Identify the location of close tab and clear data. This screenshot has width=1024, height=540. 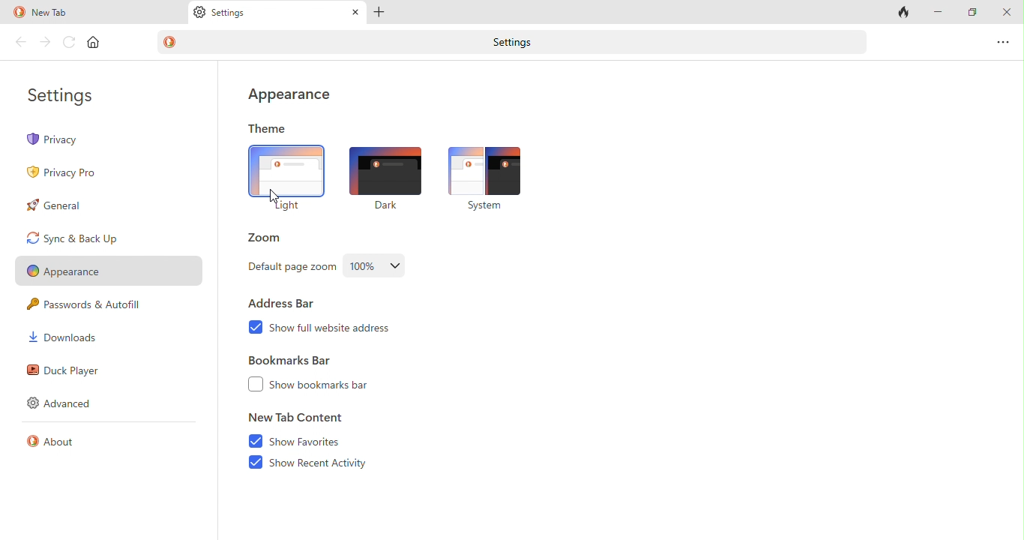
(903, 12).